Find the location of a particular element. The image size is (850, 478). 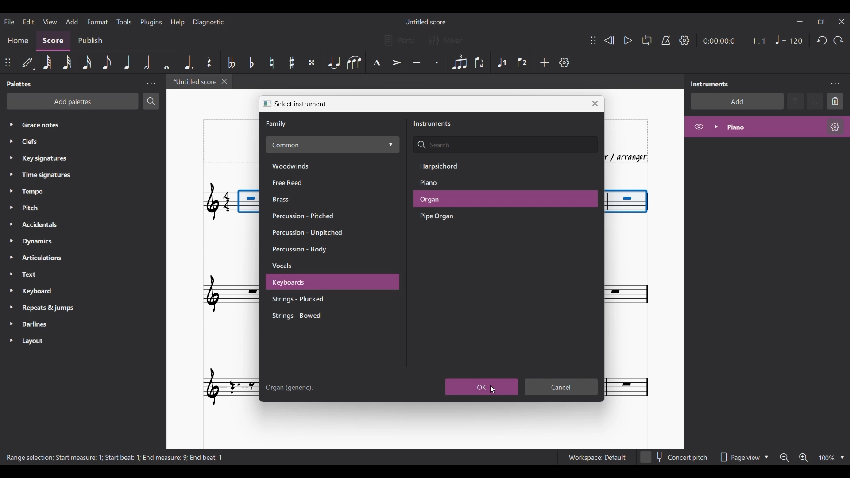

mixer settings is located at coordinates (451, 41).